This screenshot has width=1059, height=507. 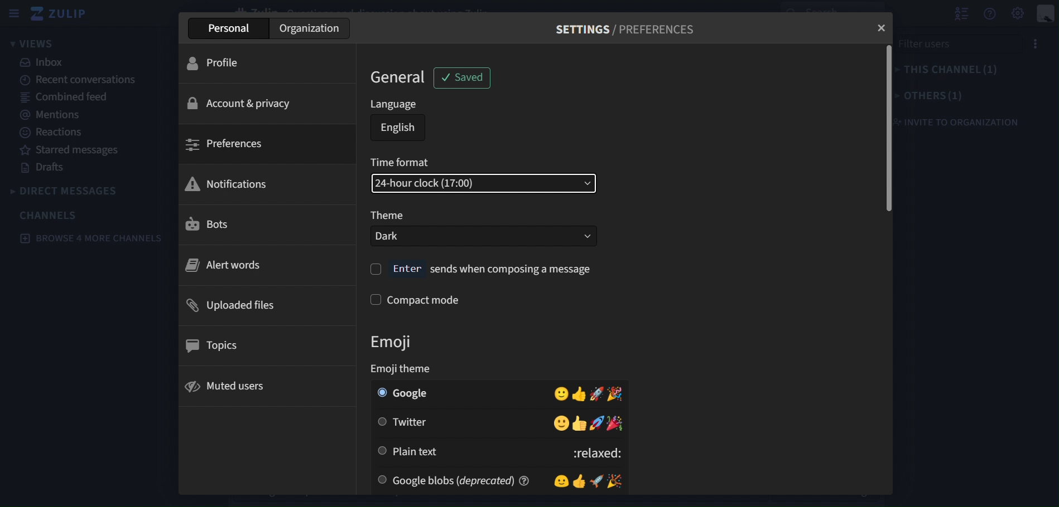 I want to click on Emojis, so click(x=566, y=423).